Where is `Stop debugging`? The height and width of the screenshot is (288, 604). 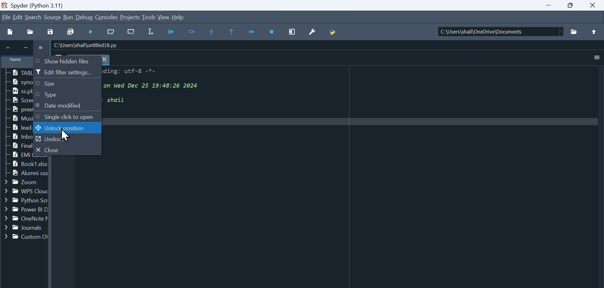
Stop debugging is located at coordinates (273, 32).